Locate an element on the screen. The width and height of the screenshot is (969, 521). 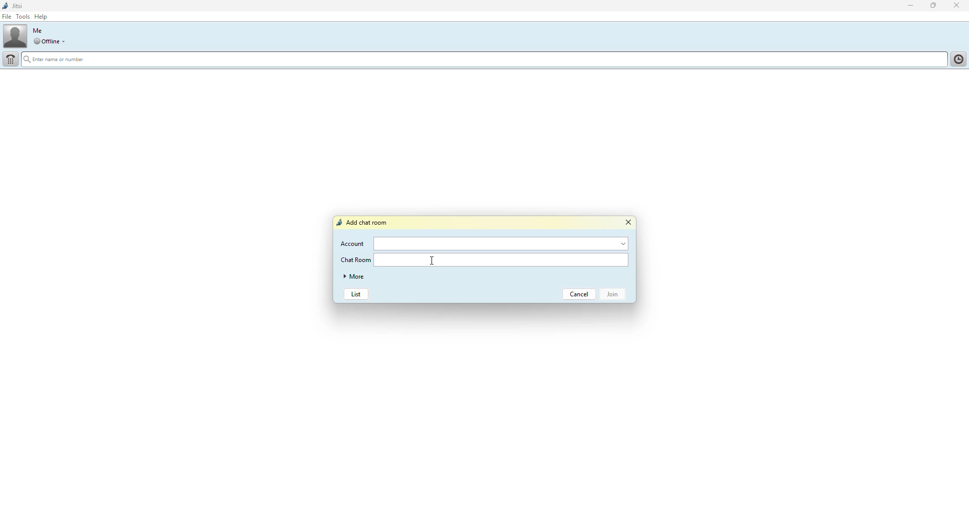
list is located at coordinates (356, 295).